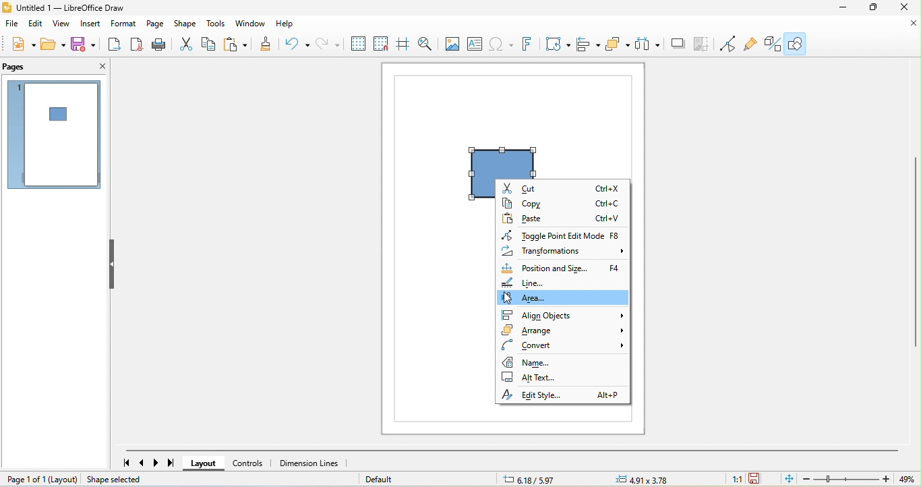 The width and height of the screenshot is (921, 487). What do you see at coordinates (86, 44) in the screenshot?
I see `save` at bounding box center [86, 44].